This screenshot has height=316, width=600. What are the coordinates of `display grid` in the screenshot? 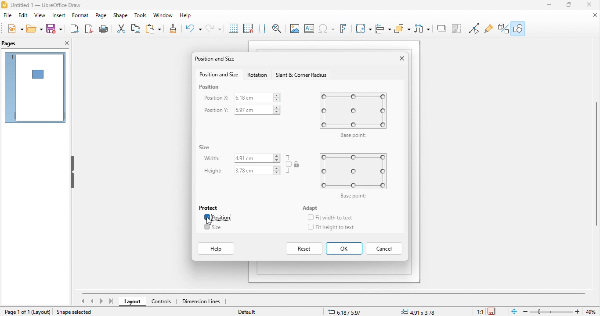 It's located at (234, 29).